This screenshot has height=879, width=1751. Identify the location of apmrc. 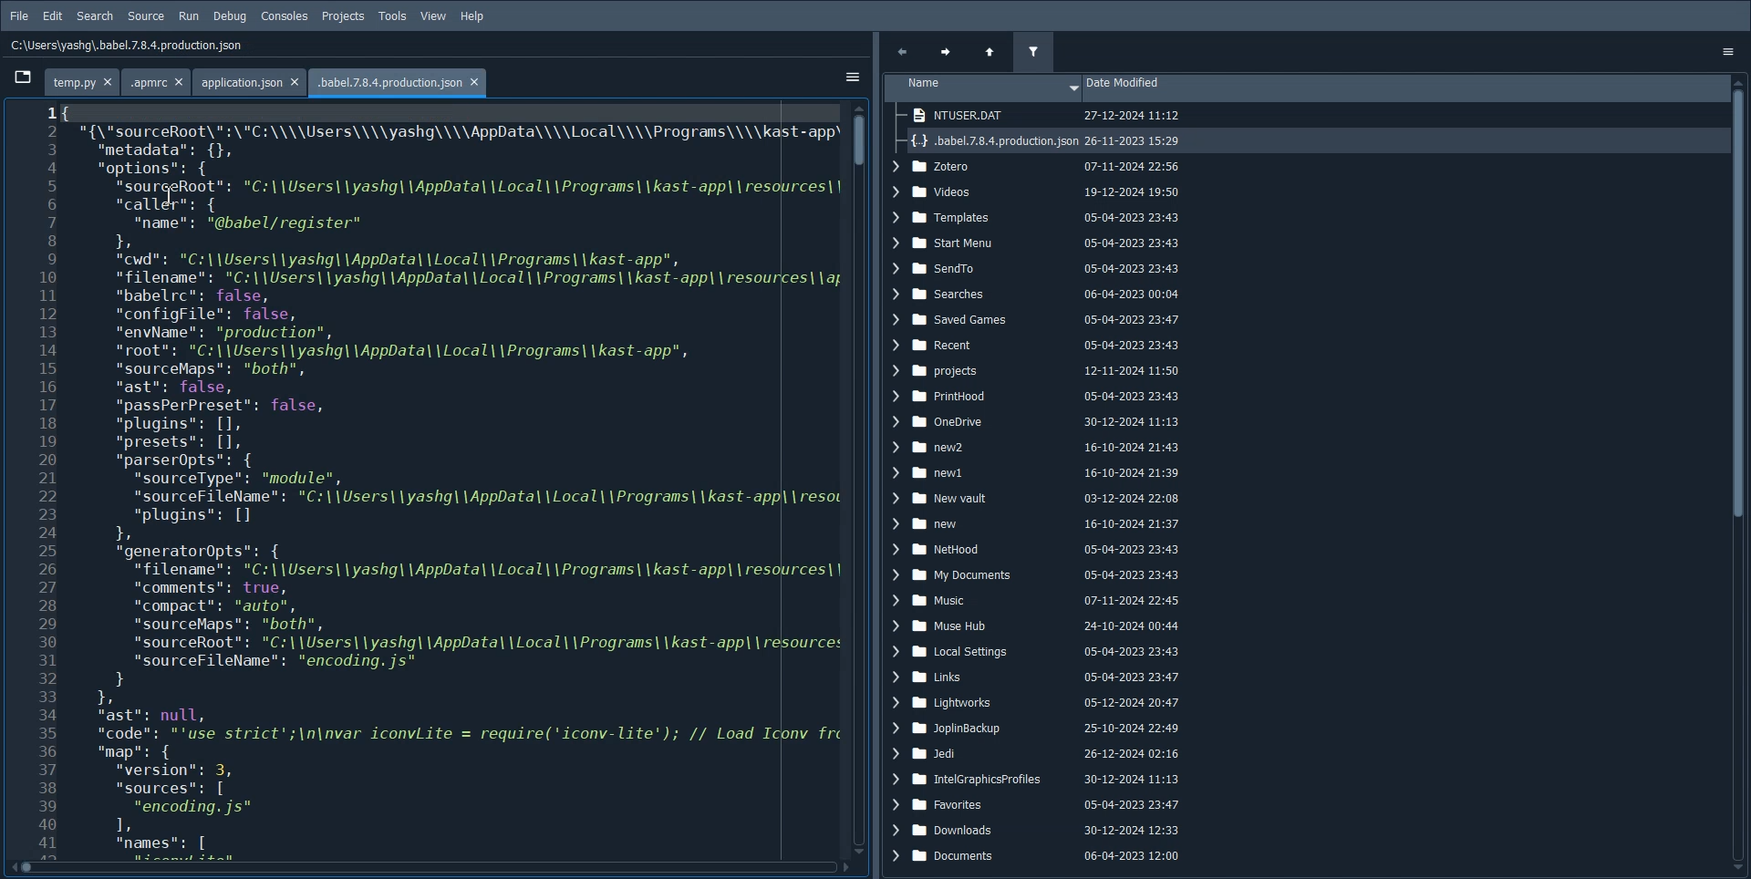
(158, 81).